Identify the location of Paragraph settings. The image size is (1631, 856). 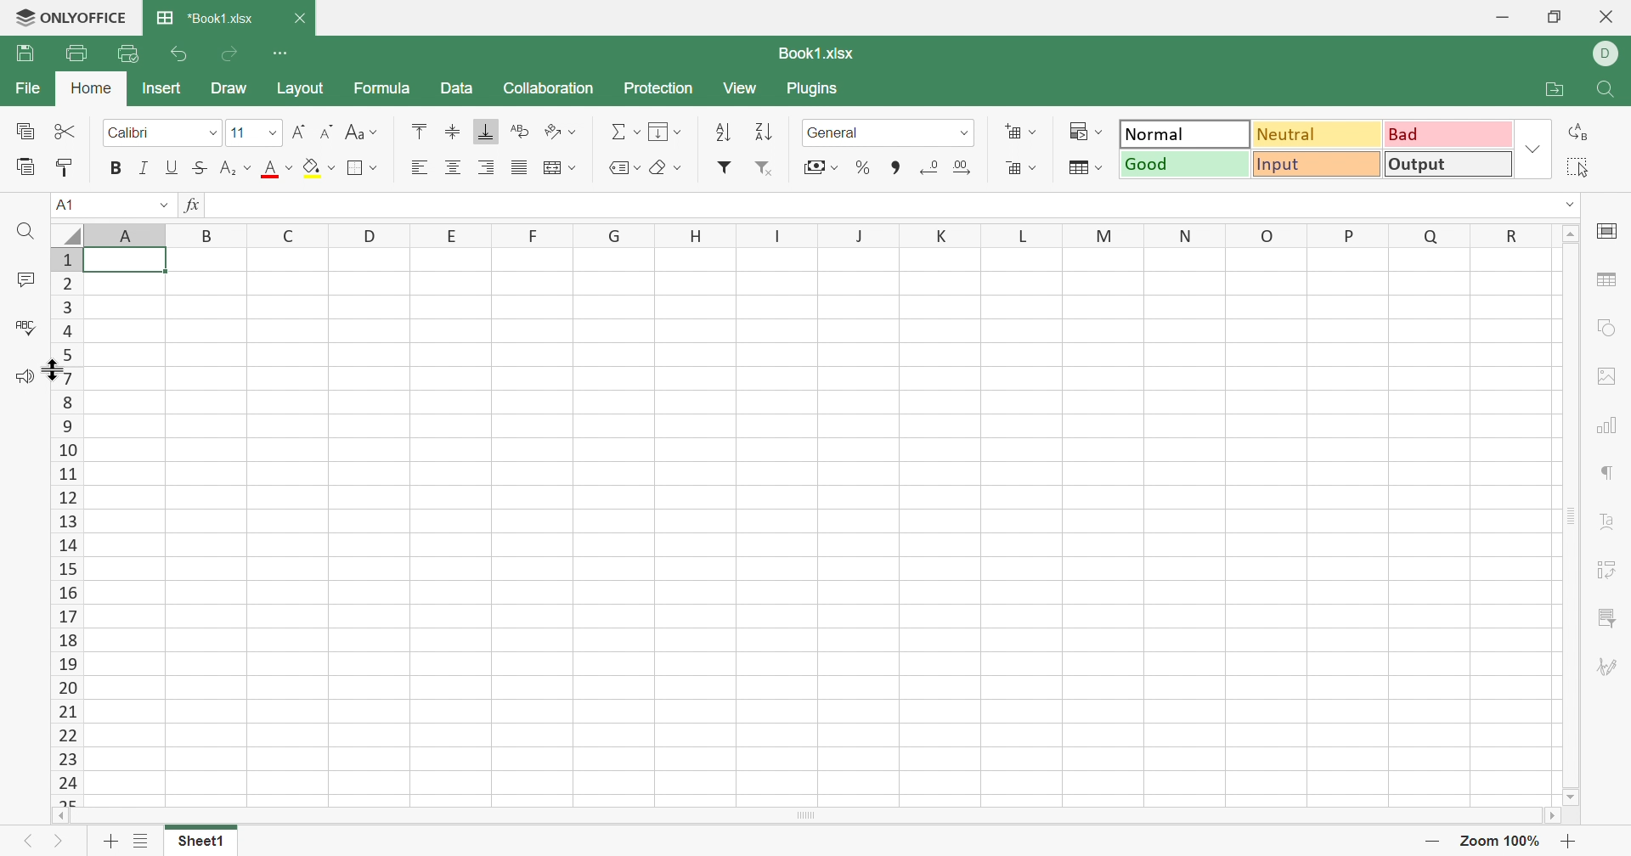
(1606, 474).